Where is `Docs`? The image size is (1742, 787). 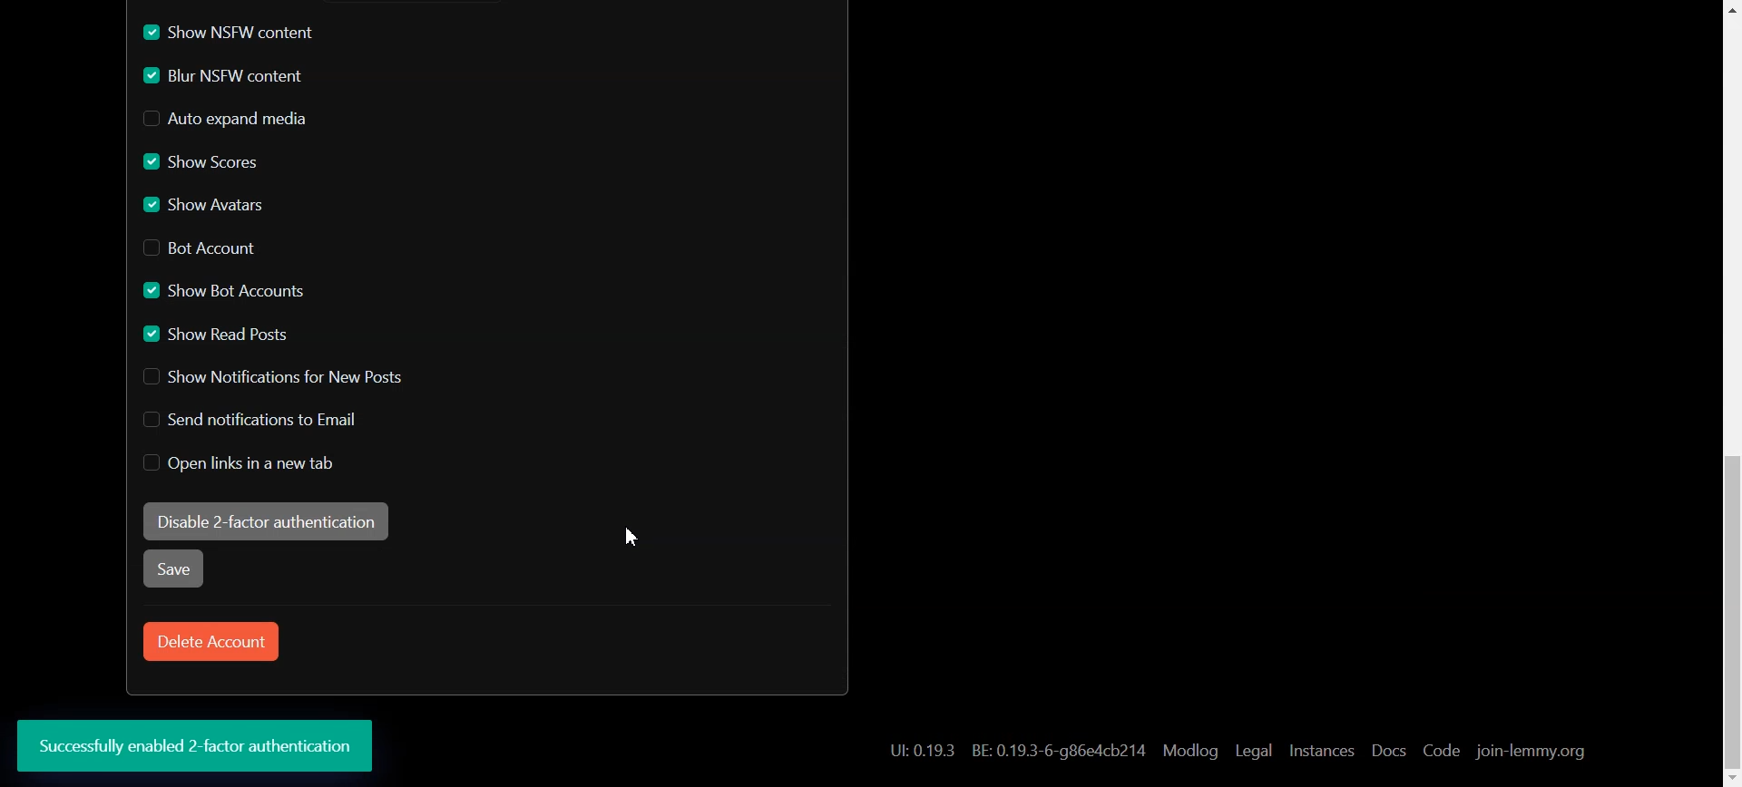 Docs is located at coordinates (1387, 752).